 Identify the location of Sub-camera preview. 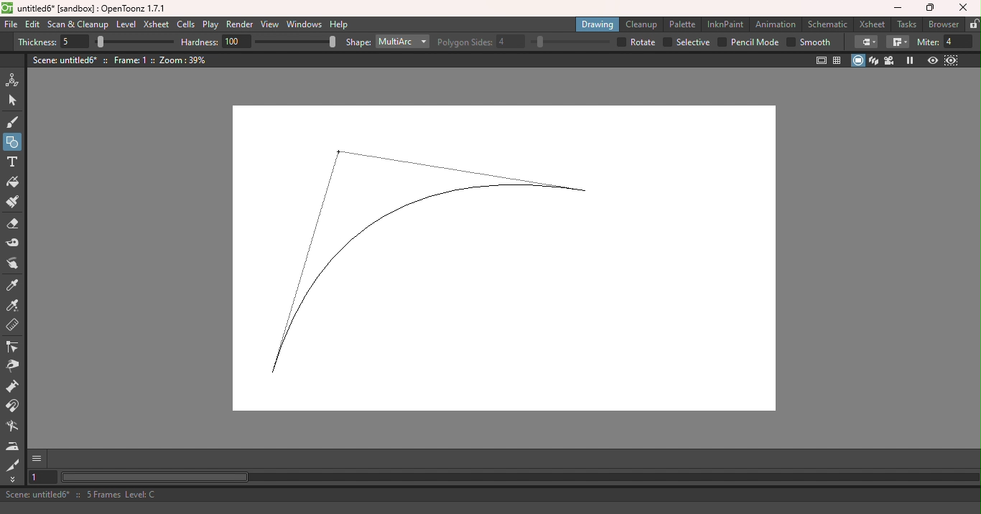
(951, 61).